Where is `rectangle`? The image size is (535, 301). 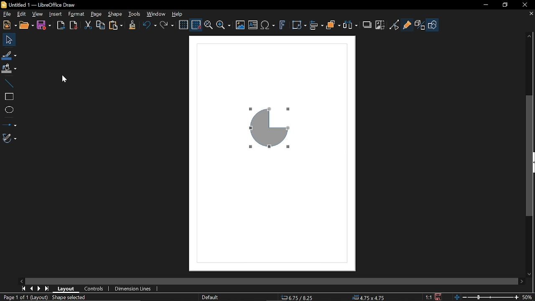 rectangle is located at coordinates (8, 97).